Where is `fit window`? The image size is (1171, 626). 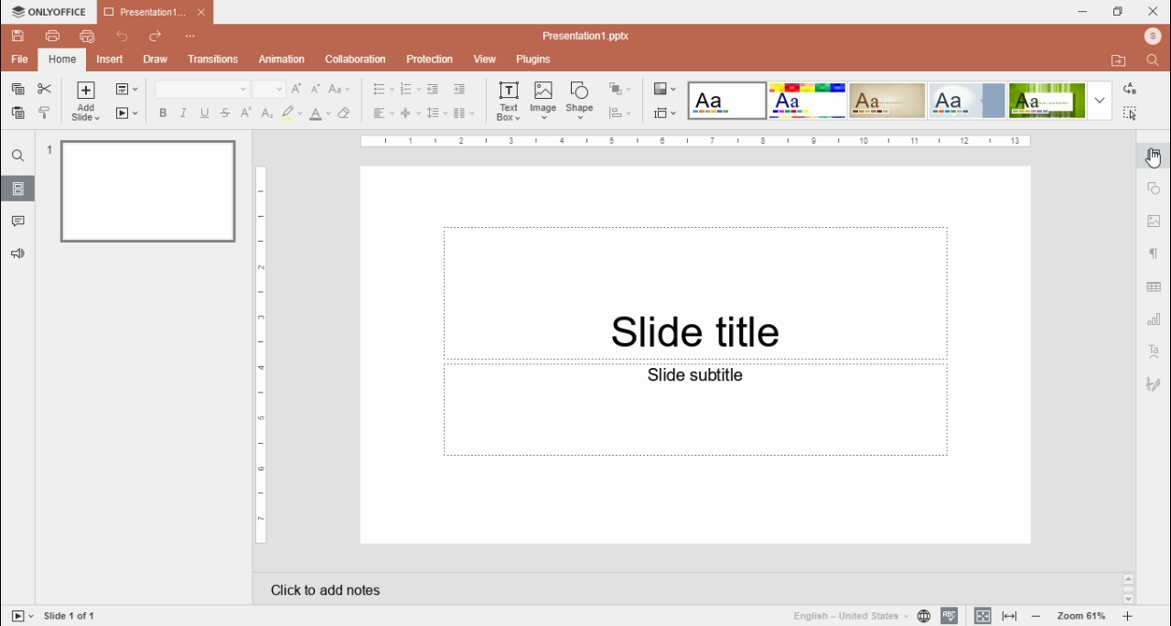 fit window is located at coordinates (983, 617).